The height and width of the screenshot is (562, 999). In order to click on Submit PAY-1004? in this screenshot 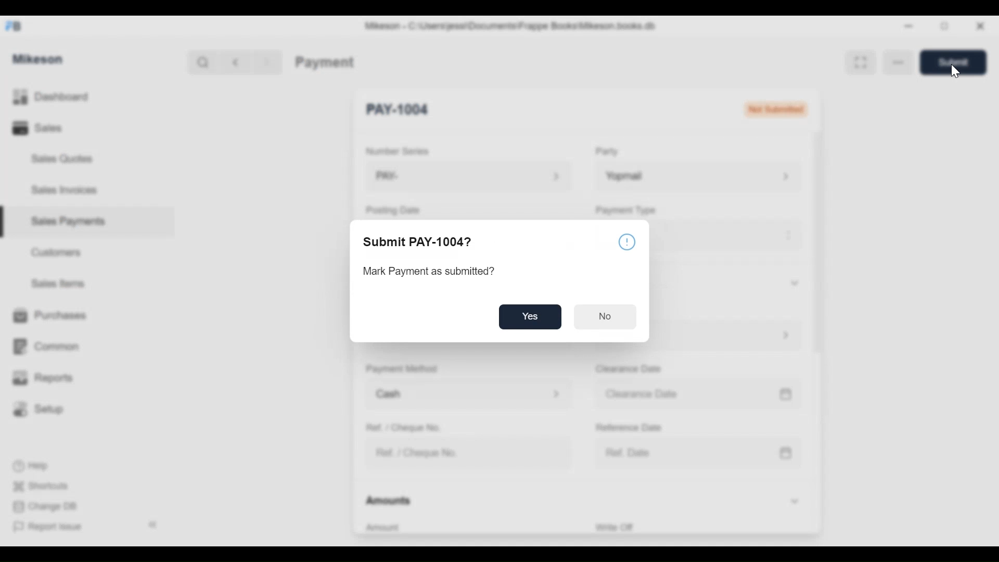, I will do `click(433, 244)`.